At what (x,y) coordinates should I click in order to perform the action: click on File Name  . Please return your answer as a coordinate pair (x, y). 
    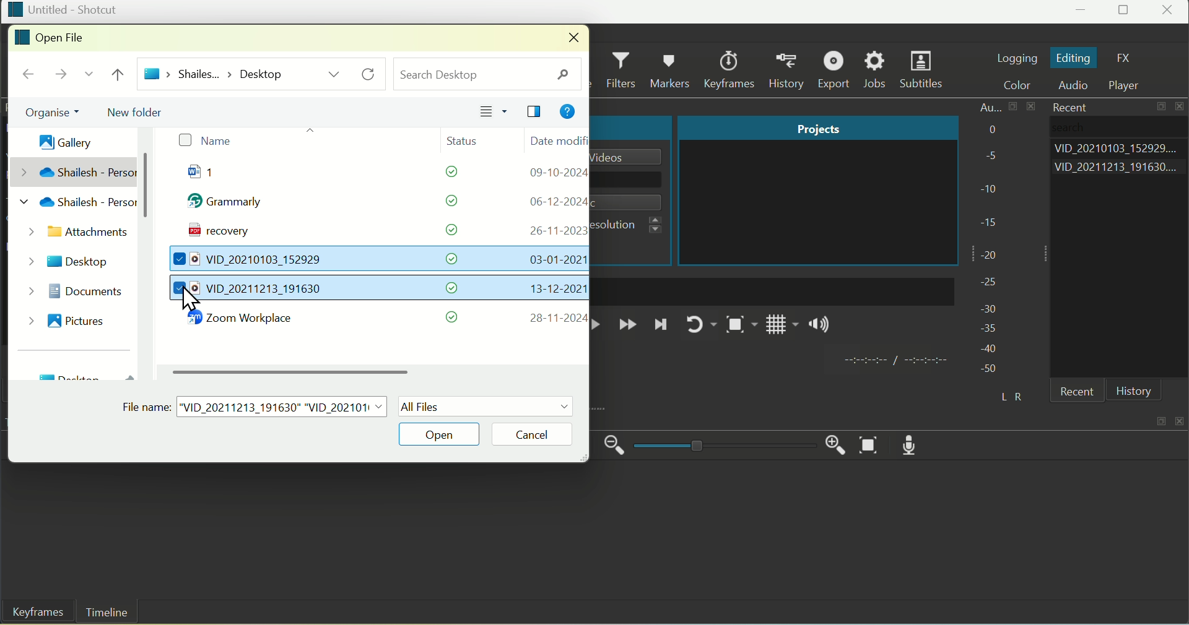
    Looking at the image, I should click on (256, 404).